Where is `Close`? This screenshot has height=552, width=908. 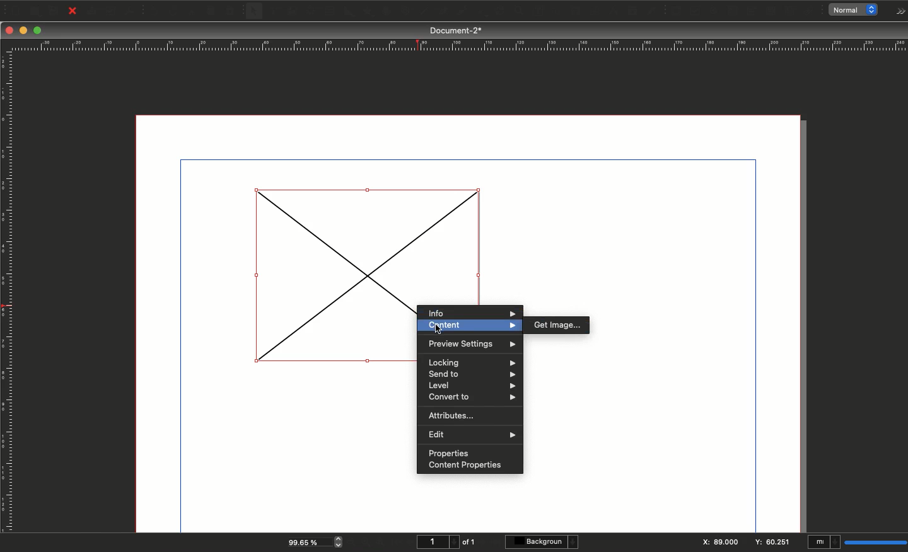
Close is located at coordinates (9, 30).